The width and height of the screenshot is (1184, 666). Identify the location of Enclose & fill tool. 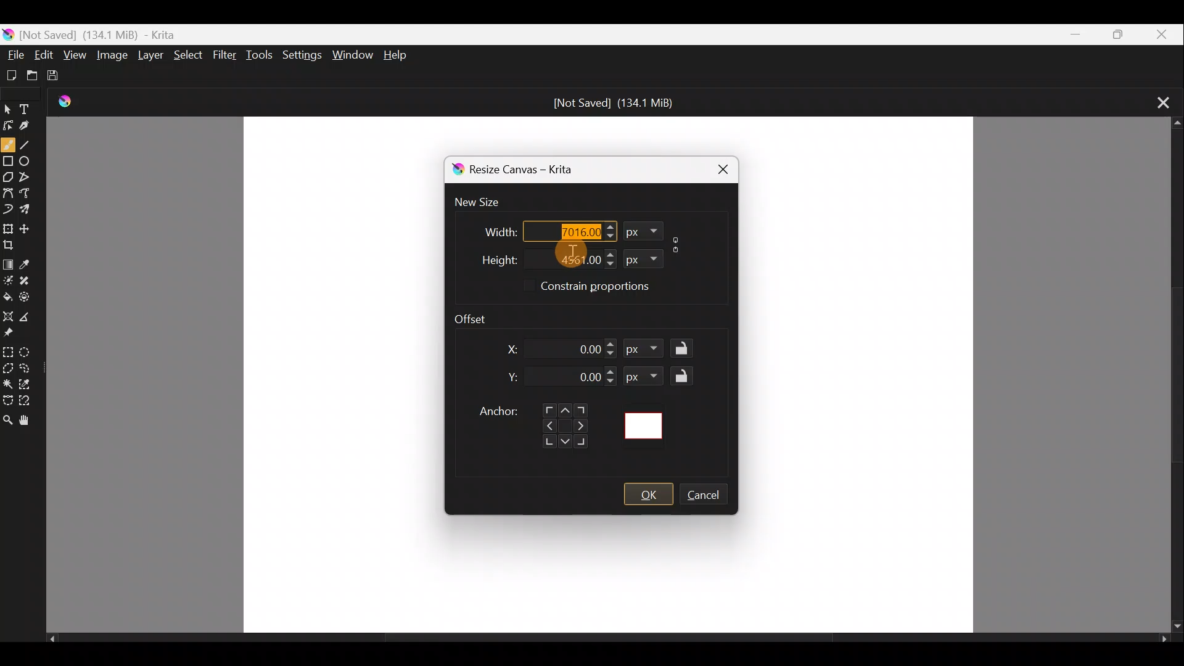
(30, 297).